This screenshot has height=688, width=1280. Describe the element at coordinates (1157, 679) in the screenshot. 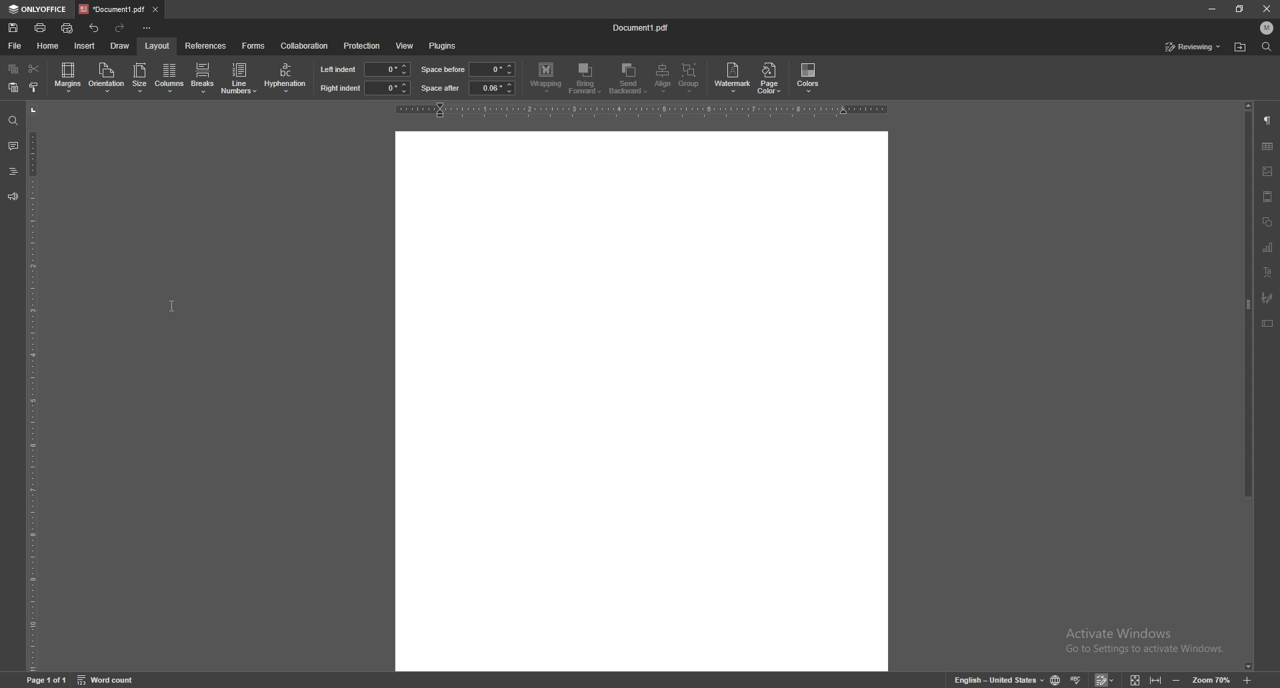

I see `fit to width` at that location.